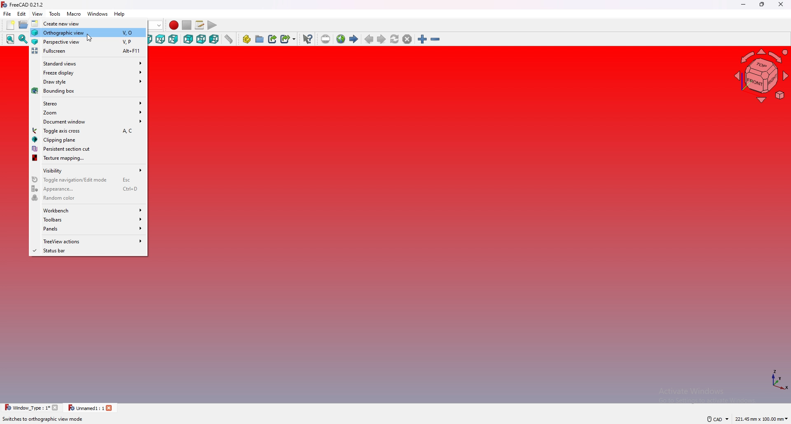  I want to click on status bar, so click(88, 251).